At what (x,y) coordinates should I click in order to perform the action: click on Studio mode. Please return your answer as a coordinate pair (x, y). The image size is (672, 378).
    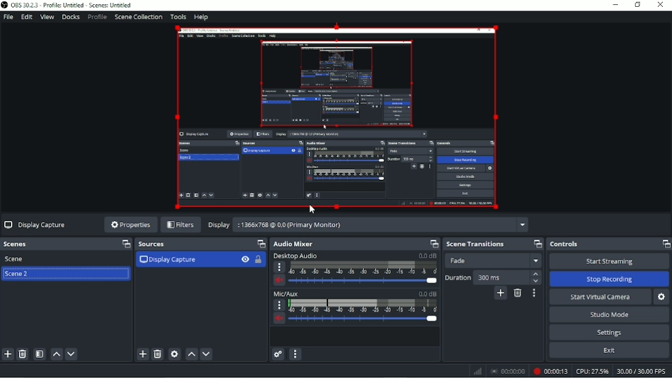
    Looking at the image, I should click on (609, 314).